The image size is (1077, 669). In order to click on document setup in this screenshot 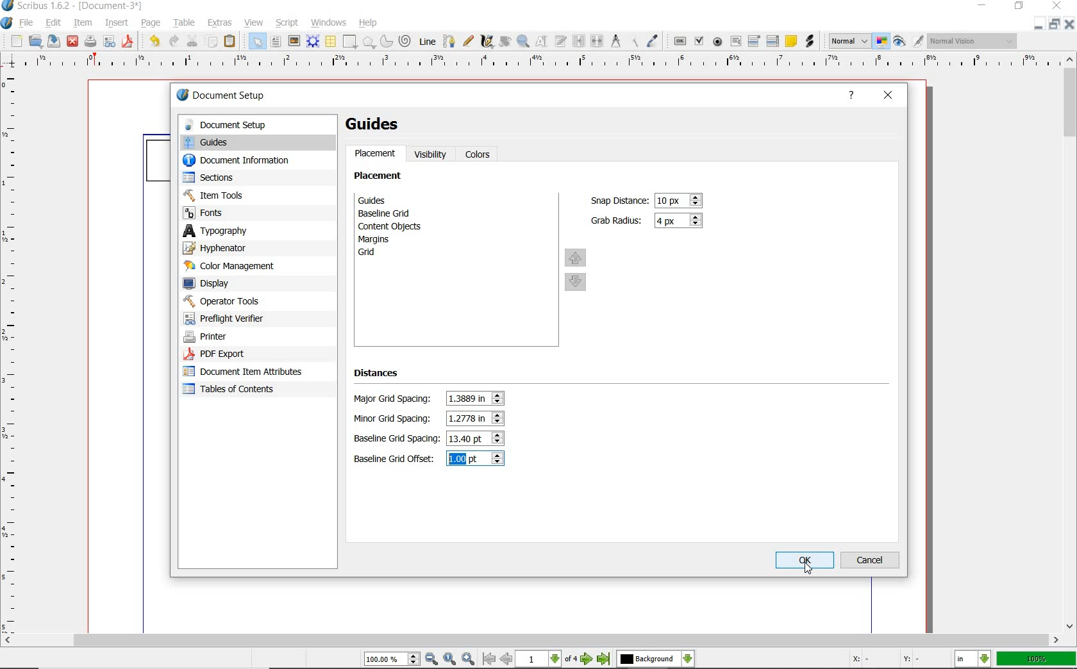, I will do `click(256, 125)`.